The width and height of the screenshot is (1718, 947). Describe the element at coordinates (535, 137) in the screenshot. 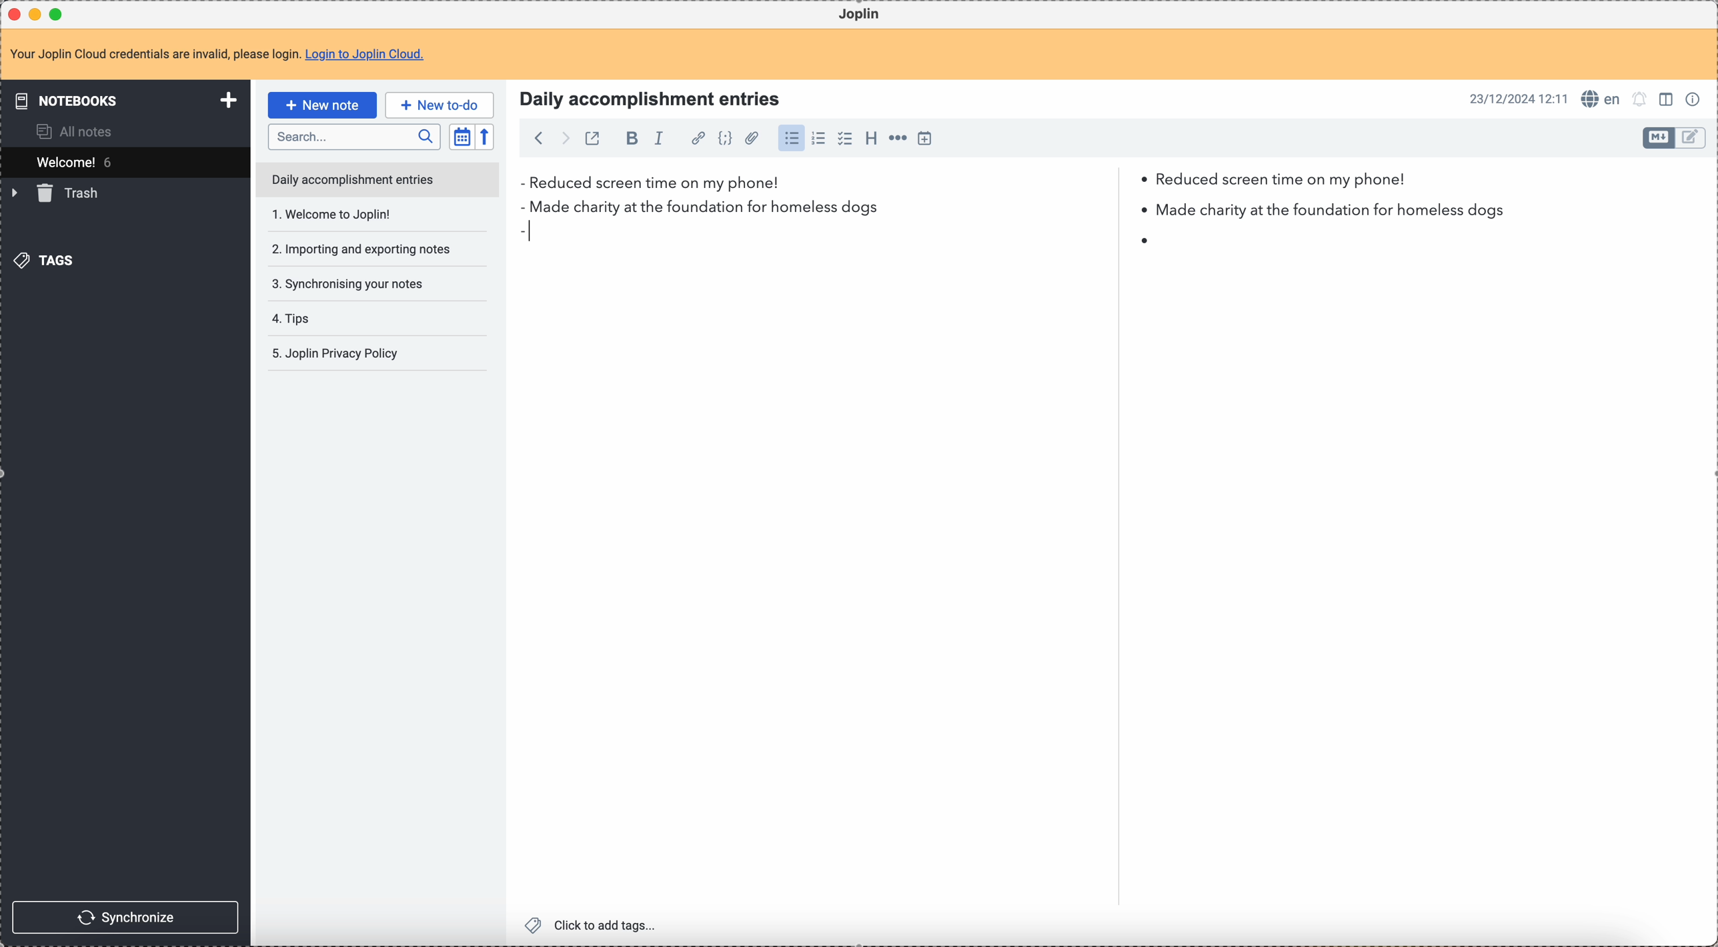

I see `back` at that location.